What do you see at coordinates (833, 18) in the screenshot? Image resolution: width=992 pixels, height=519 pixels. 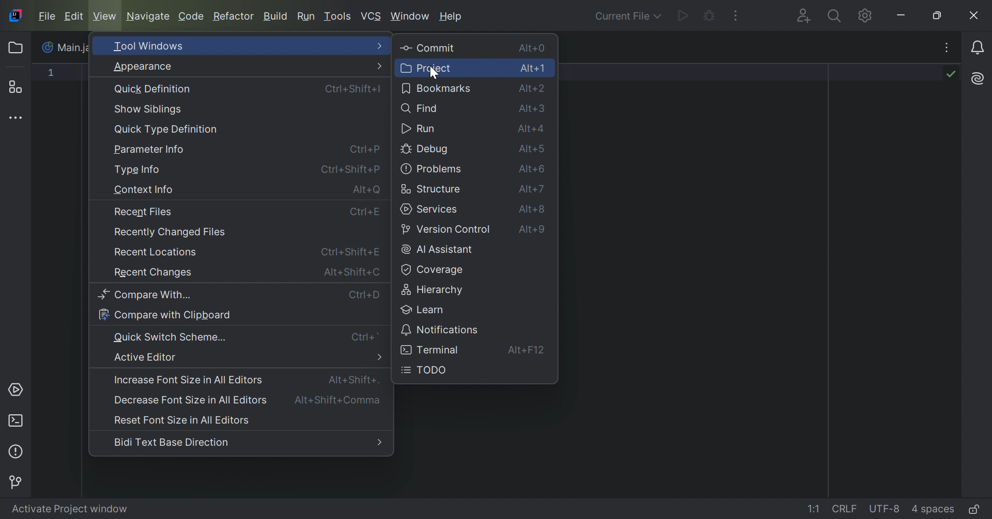 I see `Search everywhere` at bounding box center [833, 18].